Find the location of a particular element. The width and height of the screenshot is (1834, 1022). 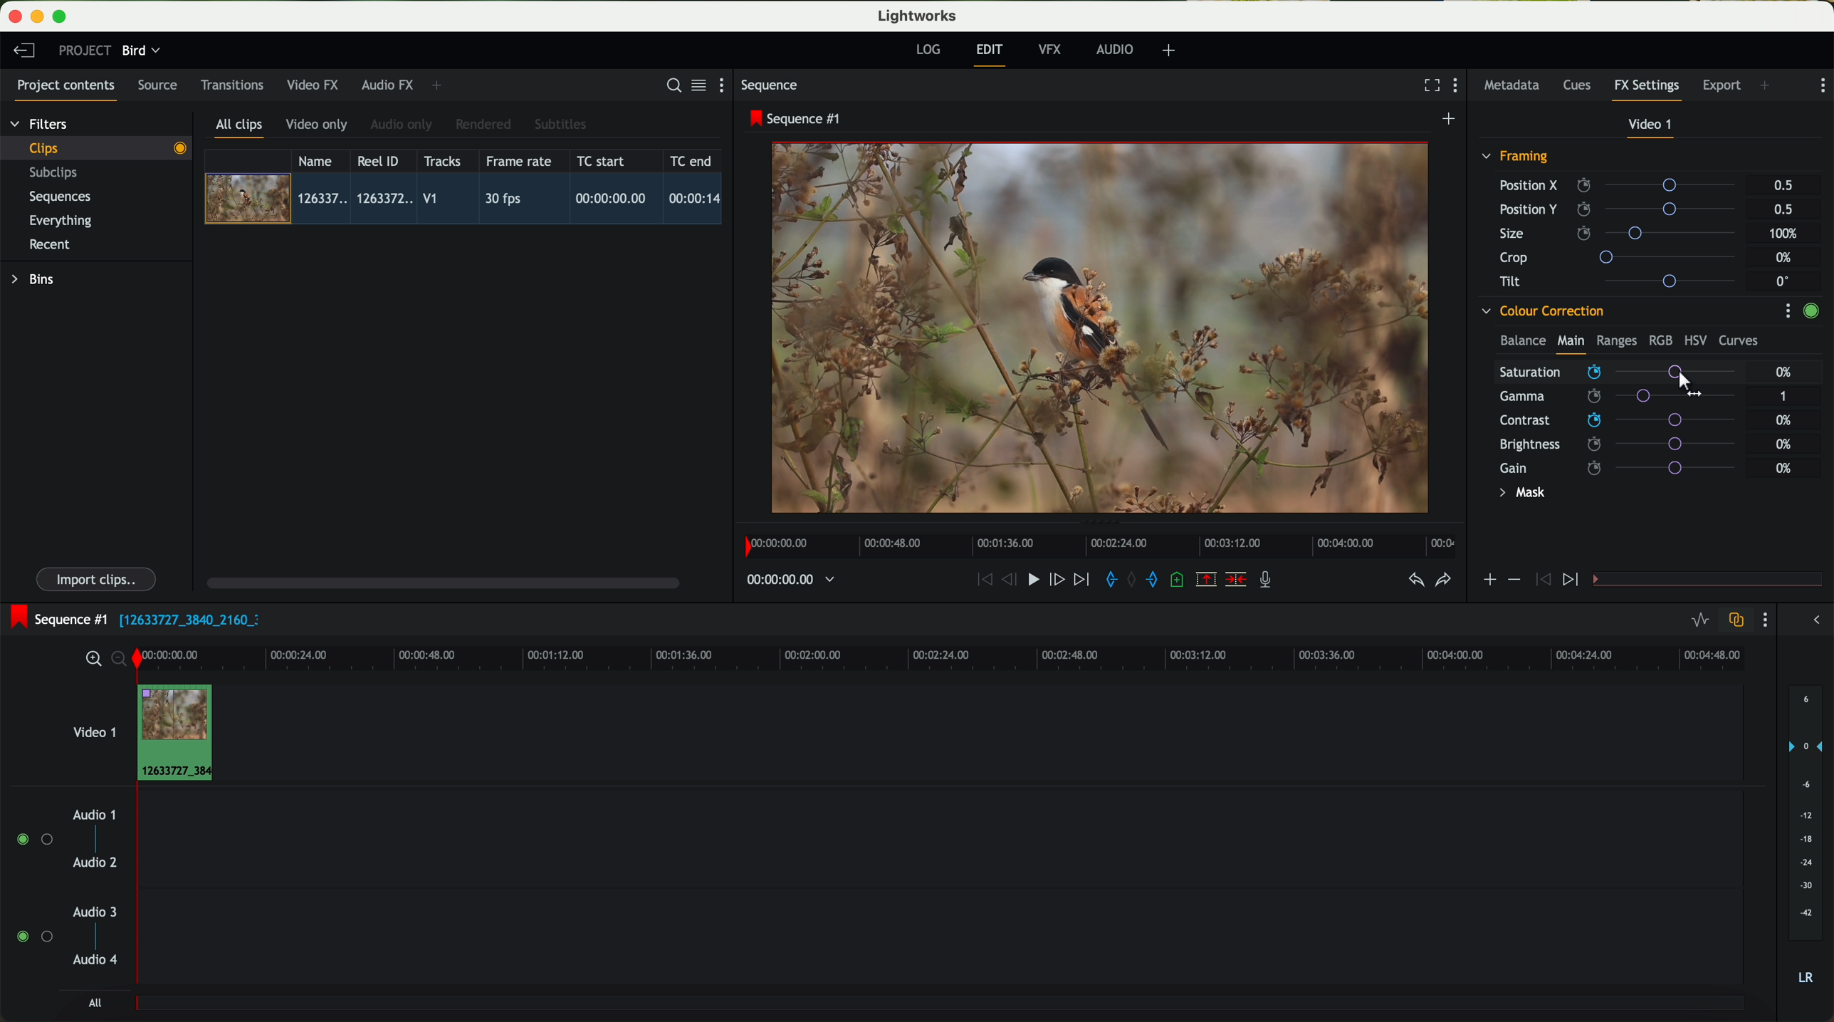

show settings menu is located at coordinates (728, 85).